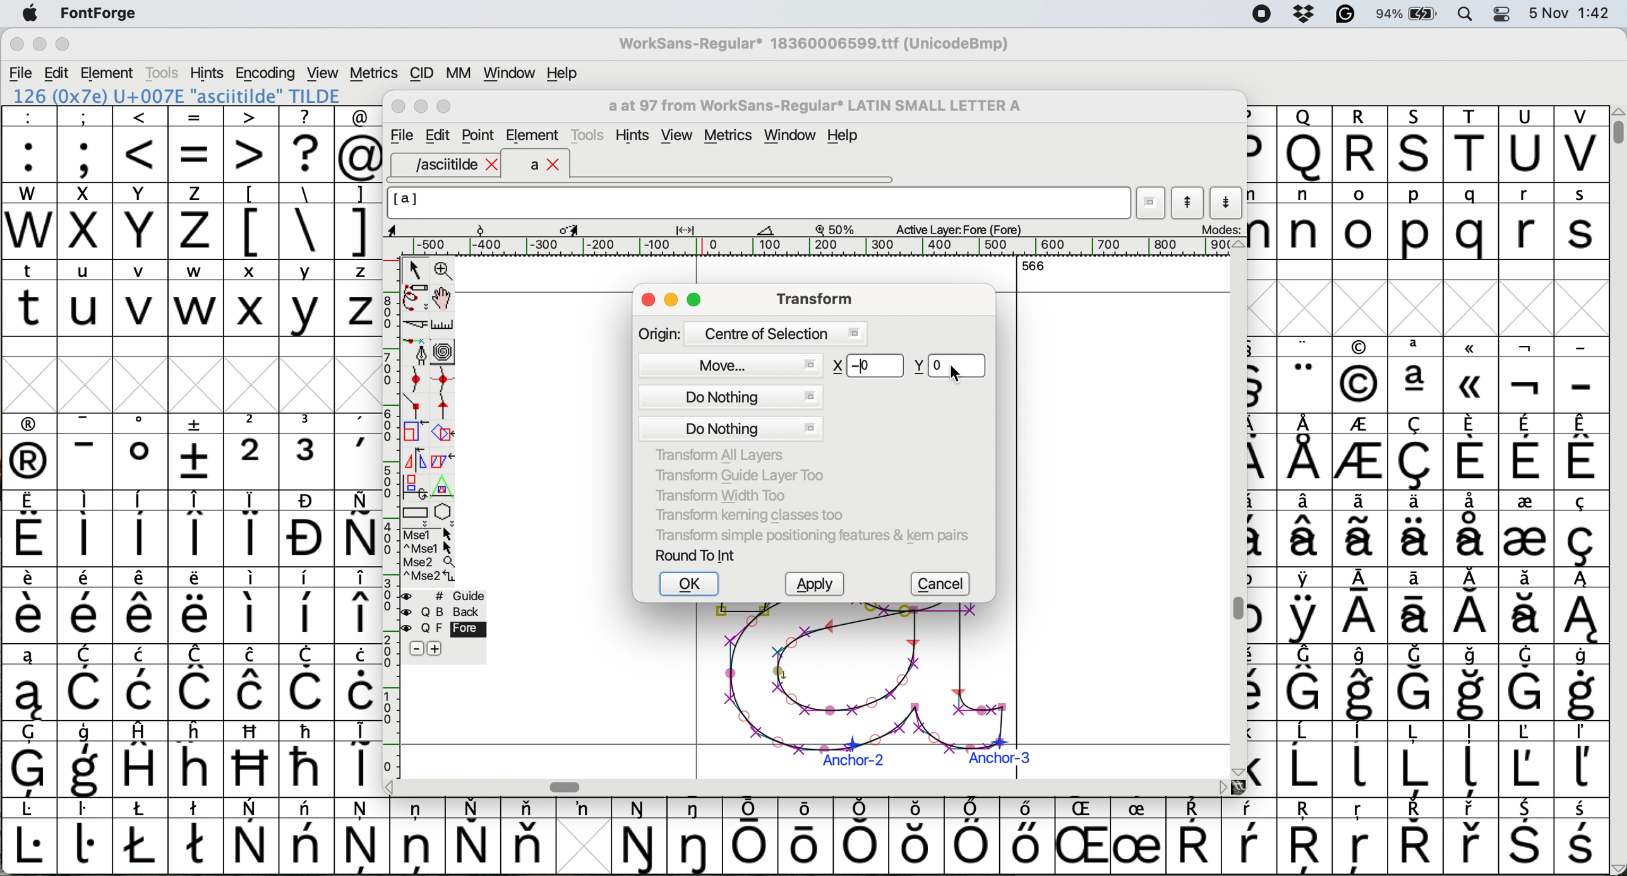 The height and width of the screenshot is (876, 1627). What do you see at coordinates (359, 757) in the screenshot?
I see `symbol` at bounding box center [359, 757].